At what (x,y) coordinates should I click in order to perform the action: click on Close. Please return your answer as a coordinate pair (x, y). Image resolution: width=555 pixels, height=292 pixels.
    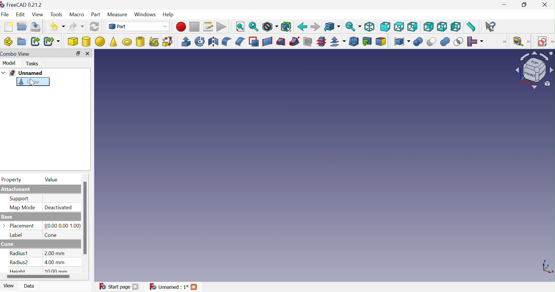
    Looking at the image, I should click on (135, 287).